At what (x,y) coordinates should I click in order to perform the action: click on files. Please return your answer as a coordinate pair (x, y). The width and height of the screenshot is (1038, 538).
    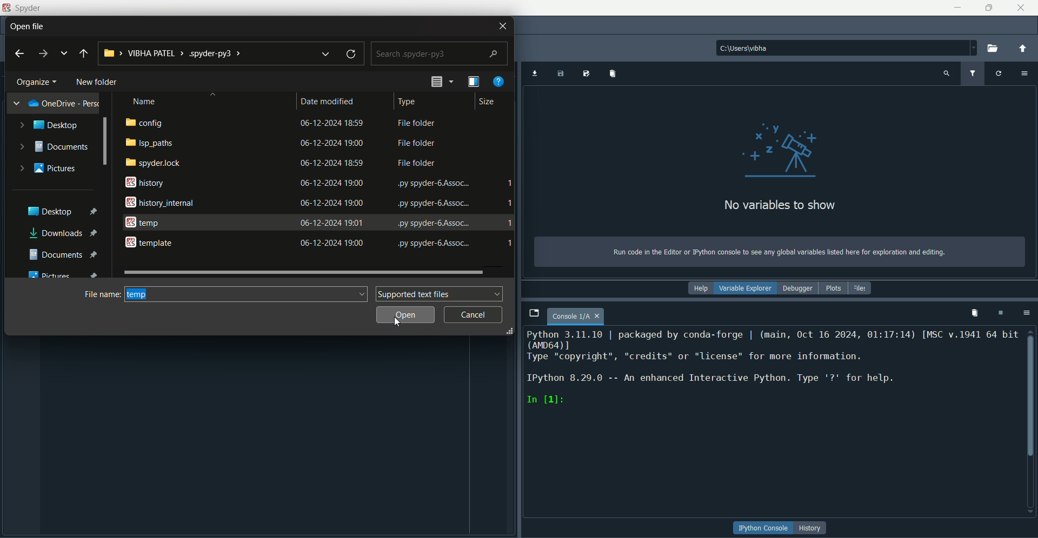
    Looking at the image, I should click on (861, 287).